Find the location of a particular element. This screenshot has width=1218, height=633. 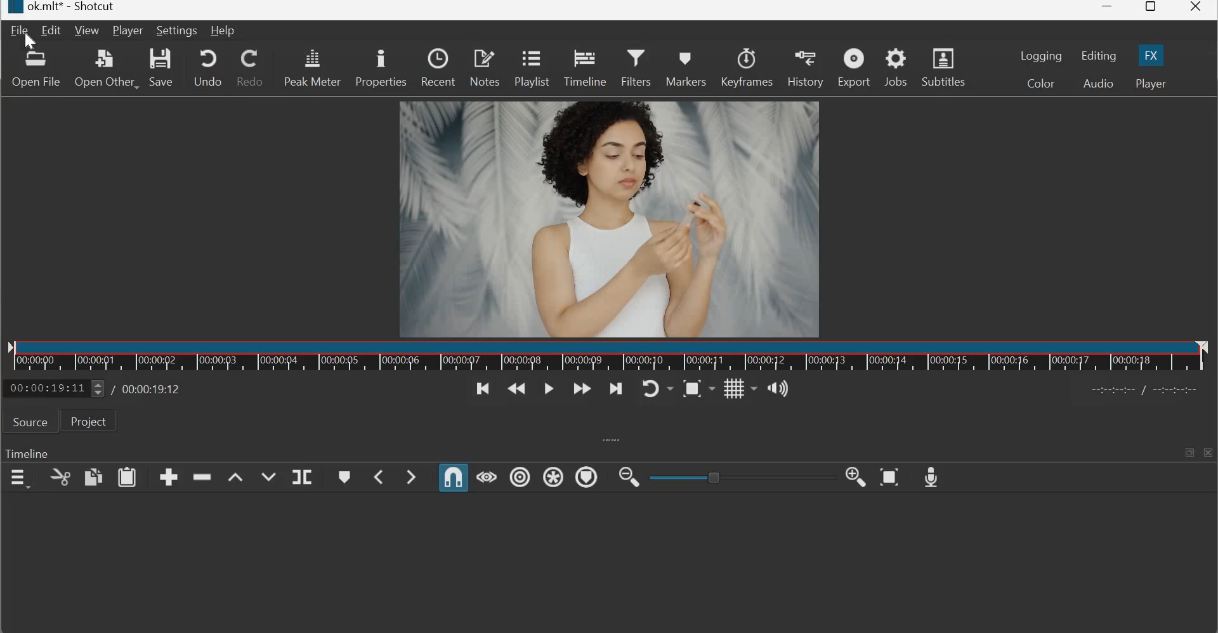

Properties is located at coordinates (381, 68).